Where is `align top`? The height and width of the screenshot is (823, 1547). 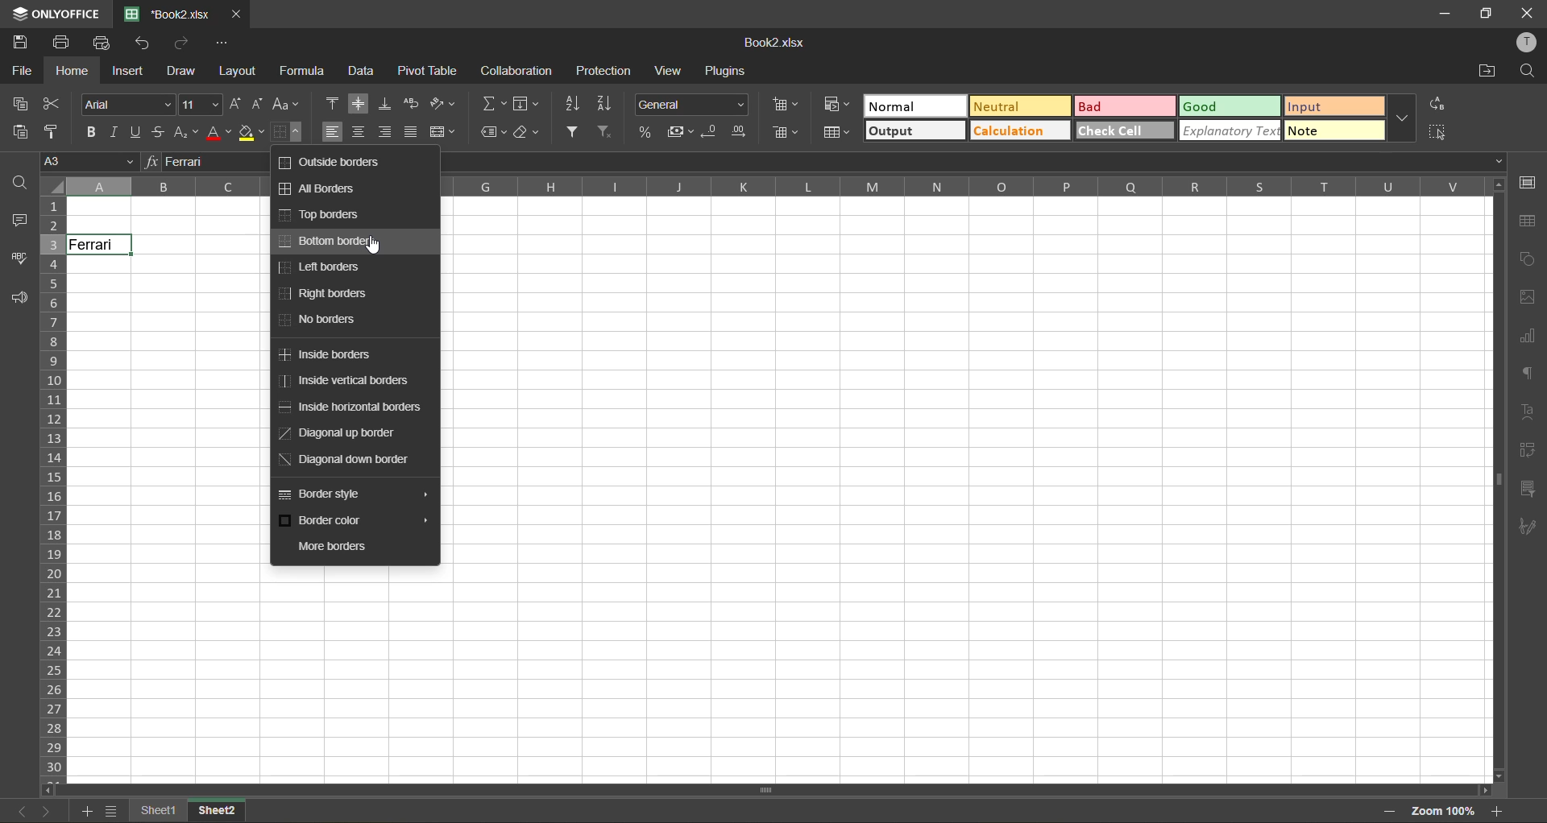
align top is located at coordinates (330, 103).